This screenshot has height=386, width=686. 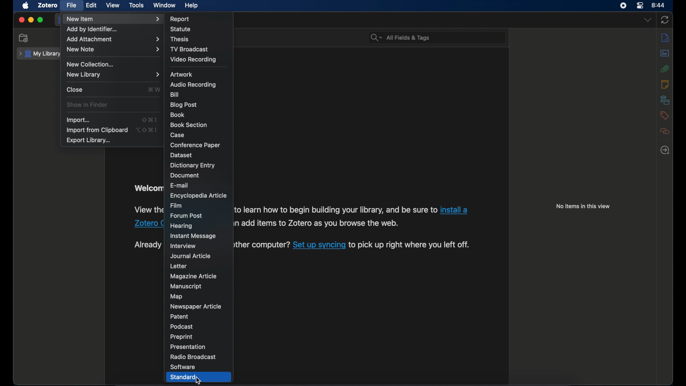 I want to click on forum post, so click(x=186, y=216).